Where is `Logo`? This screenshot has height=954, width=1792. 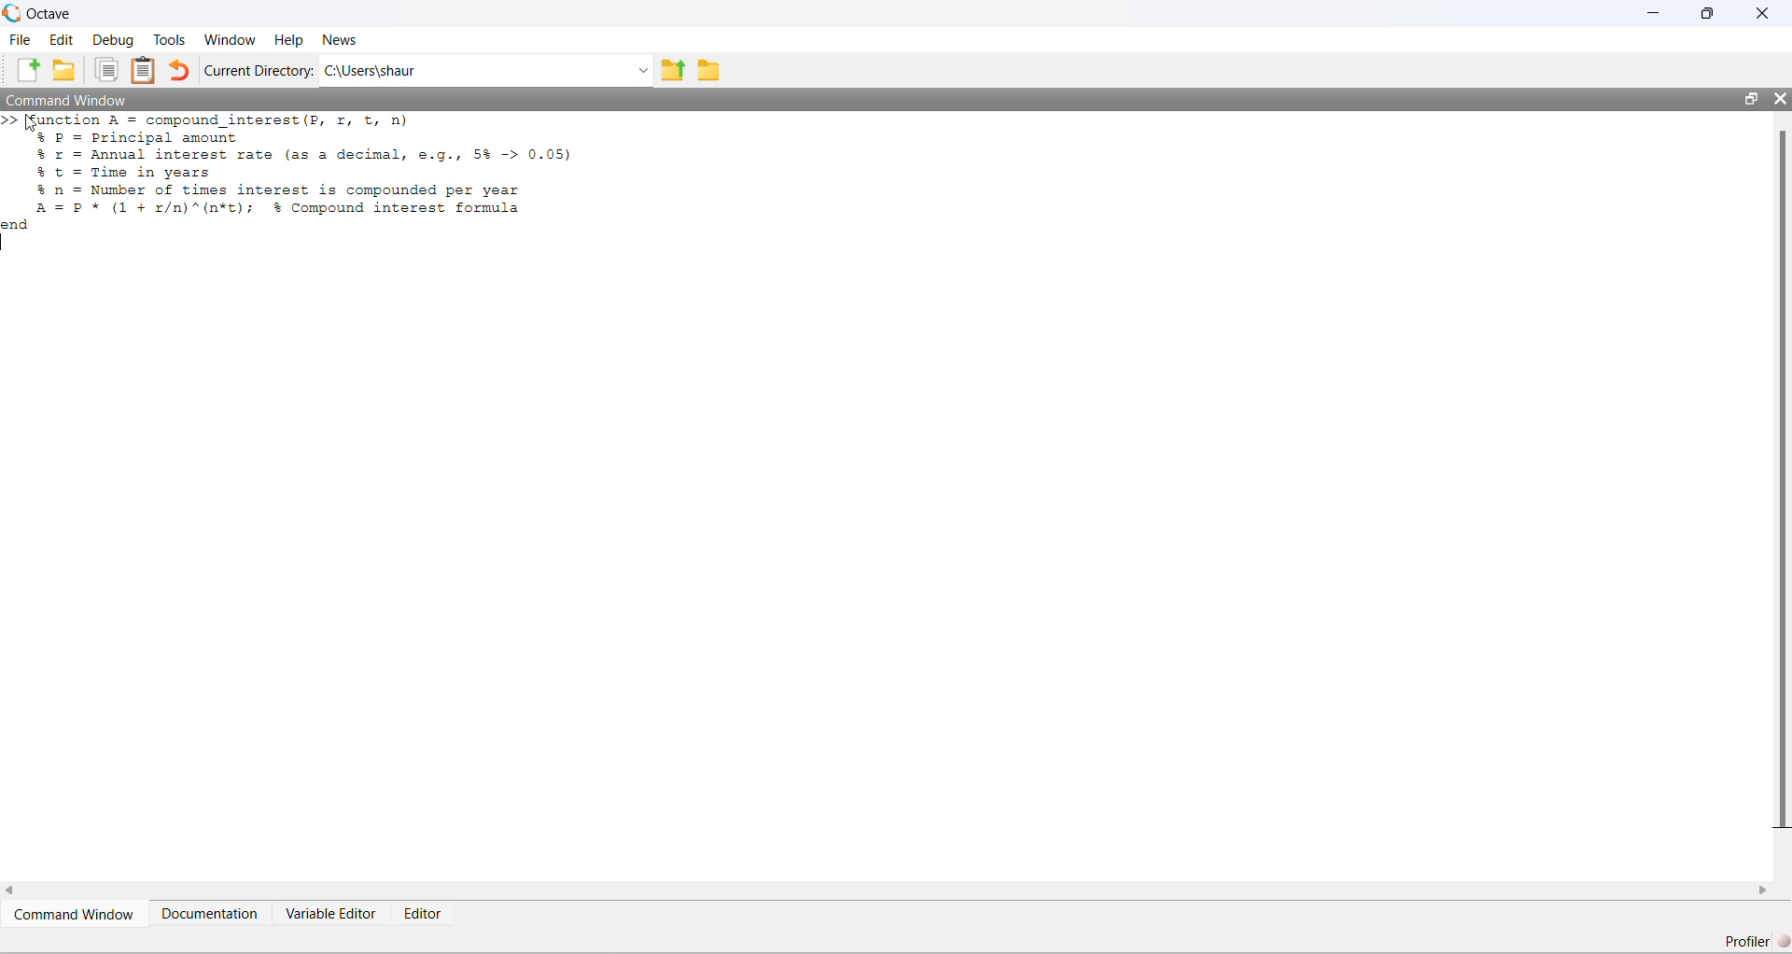
Logo is located at coordinates (12, 12).